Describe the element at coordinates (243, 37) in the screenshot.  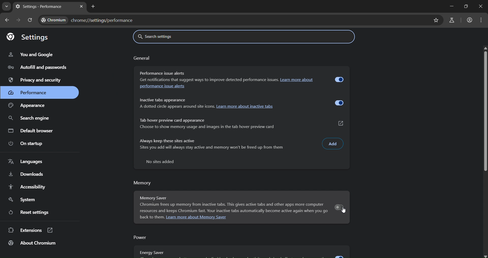
I see `Search settings` at that location.